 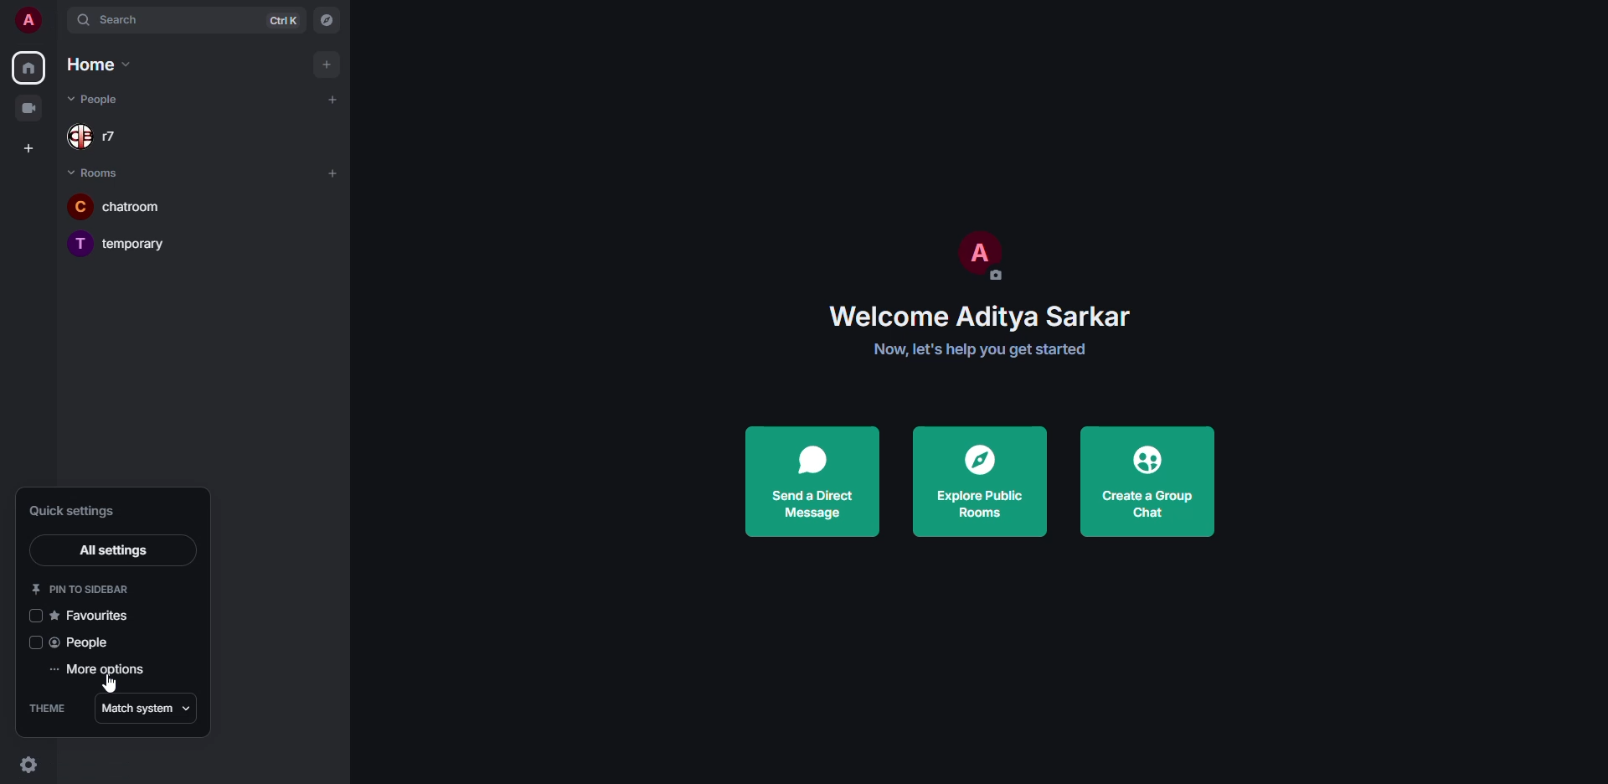 I want to click on r7, so click(x=104, y=137).